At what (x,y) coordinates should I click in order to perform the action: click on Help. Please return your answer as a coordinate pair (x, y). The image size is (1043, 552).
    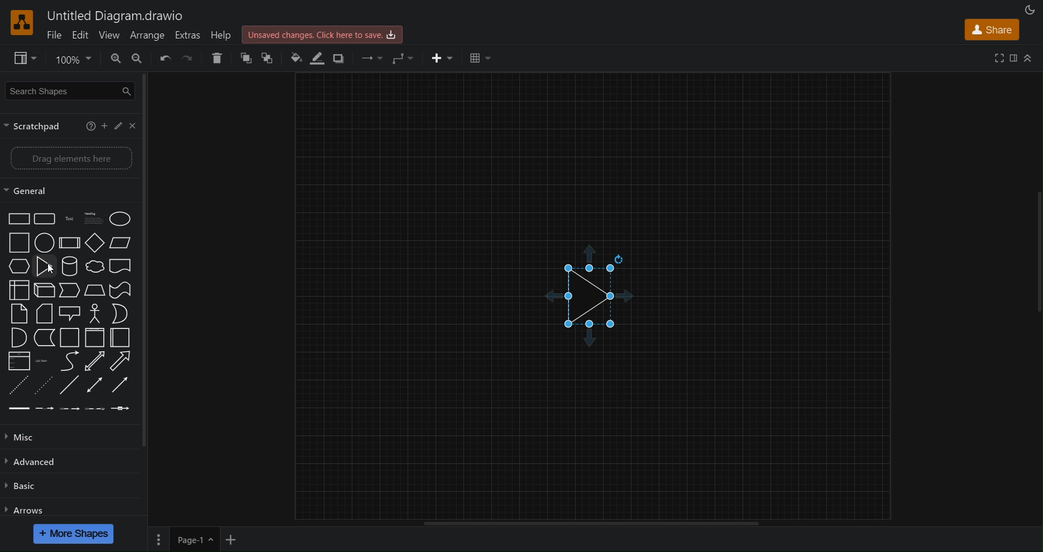
    Looking at the image, I should click on (224, 35).